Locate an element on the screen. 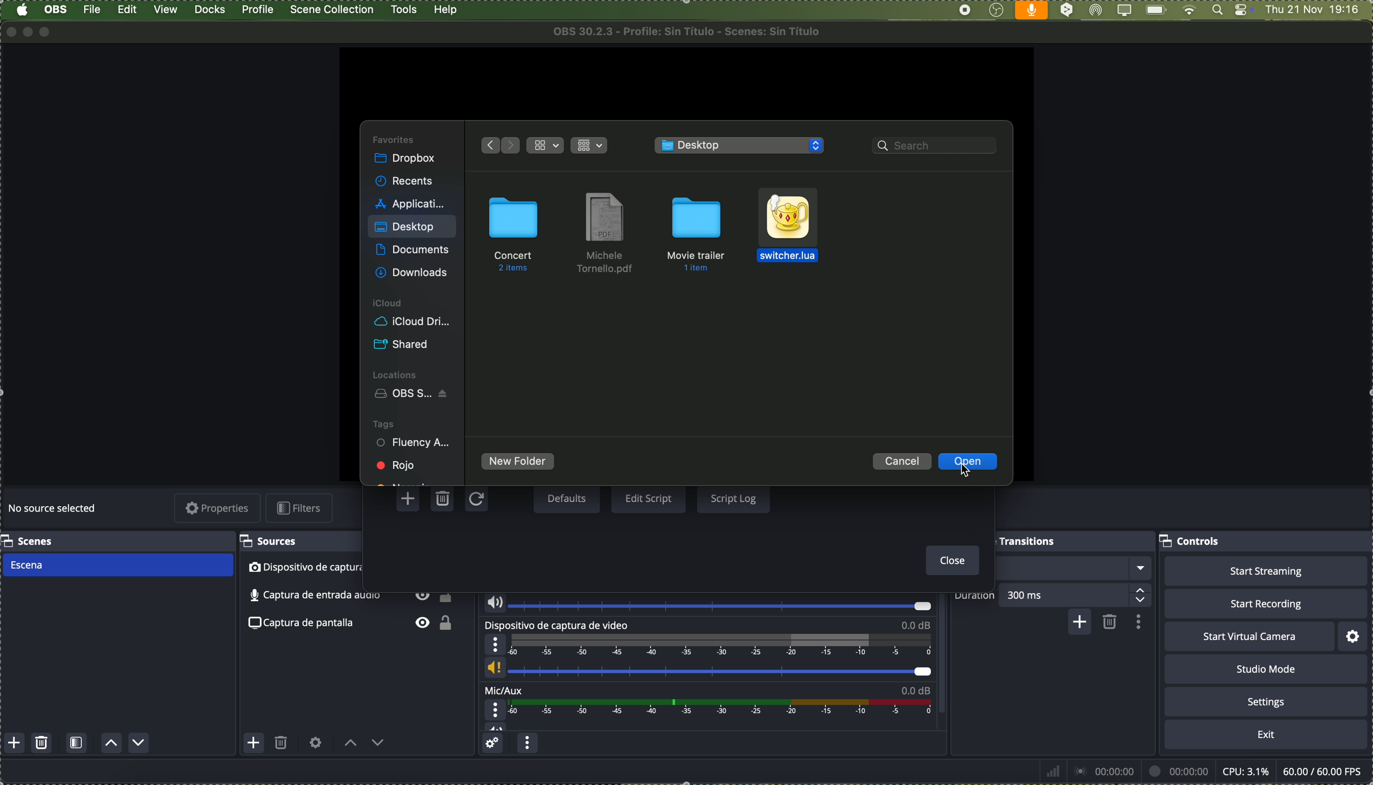  video capture device is located at coordinates (301, 568).